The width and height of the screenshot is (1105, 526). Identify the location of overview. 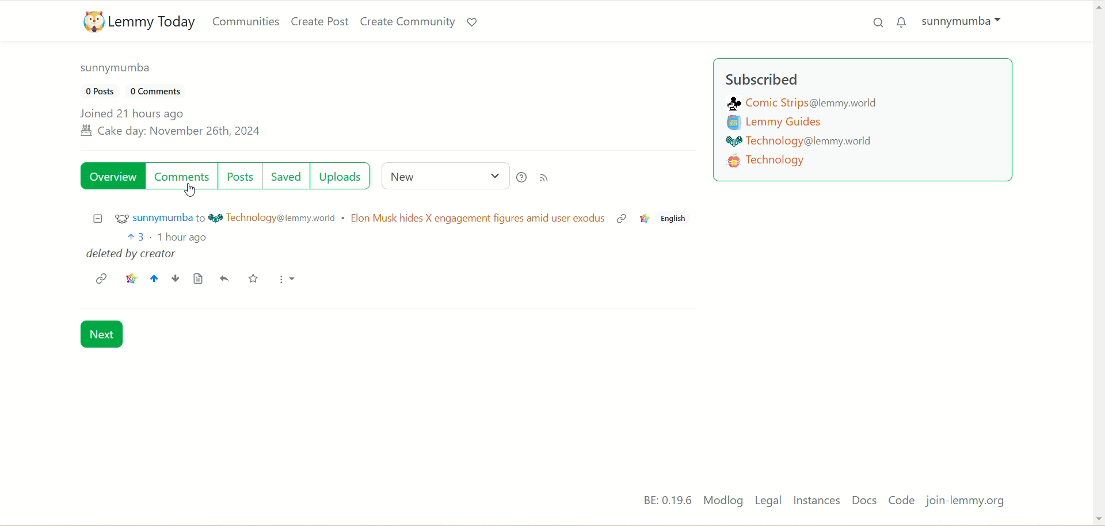
(112, 177).